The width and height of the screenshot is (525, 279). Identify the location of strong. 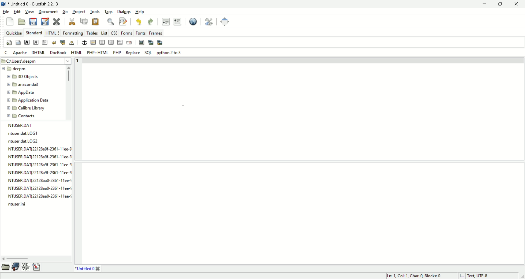
(27, 42).